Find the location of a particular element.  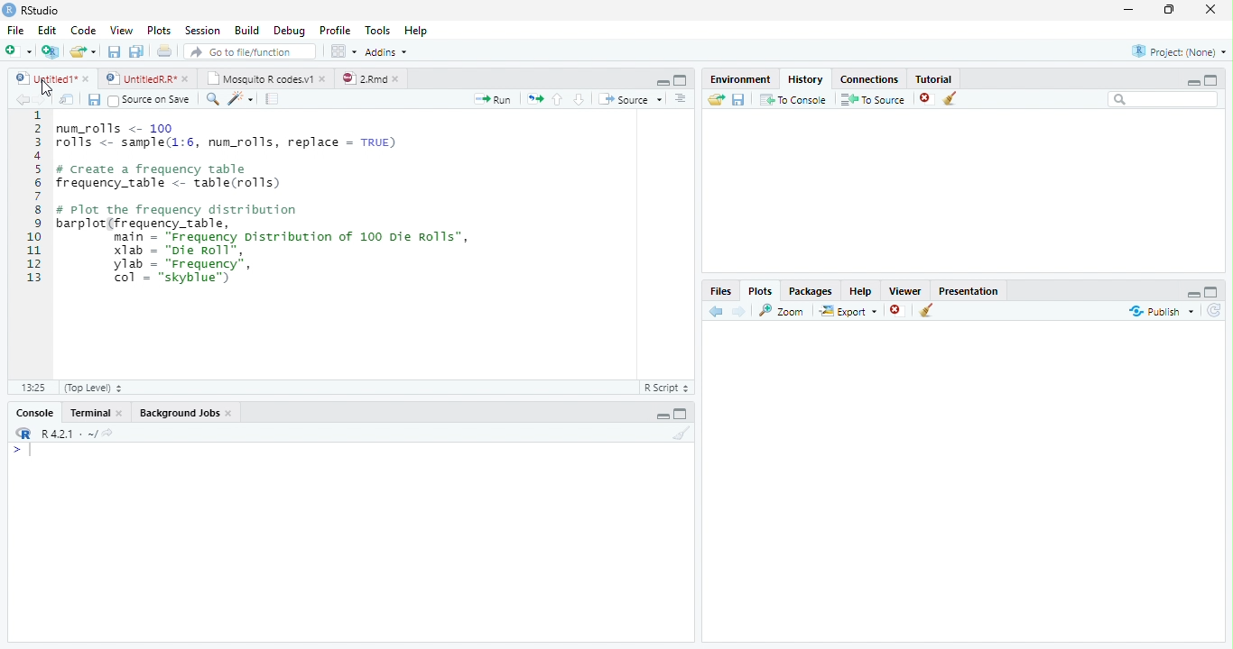

Tools is located at coordinates (379, 30).